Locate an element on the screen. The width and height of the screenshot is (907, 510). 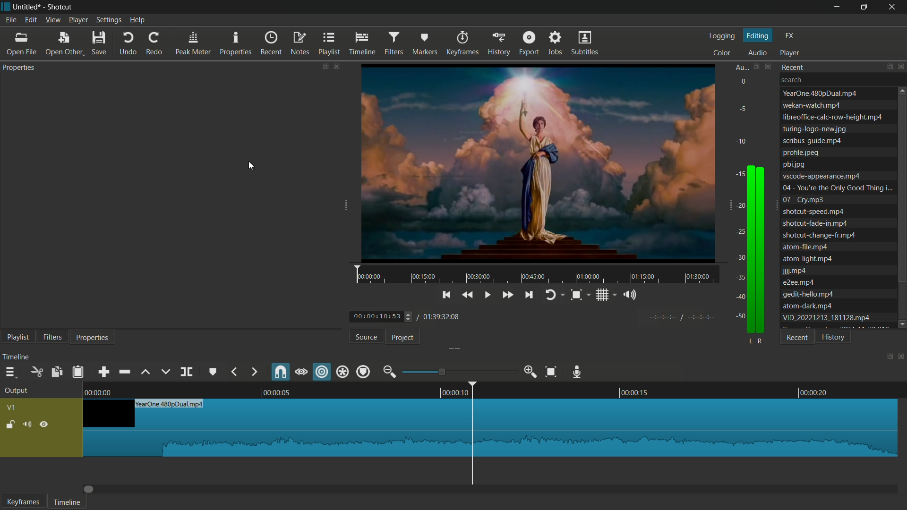
Properties is located at coordinates (92, 337).